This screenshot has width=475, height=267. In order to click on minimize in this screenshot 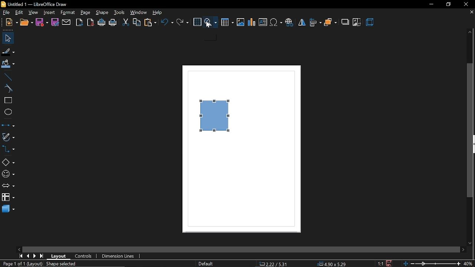, I will do `click(431, 5)`.